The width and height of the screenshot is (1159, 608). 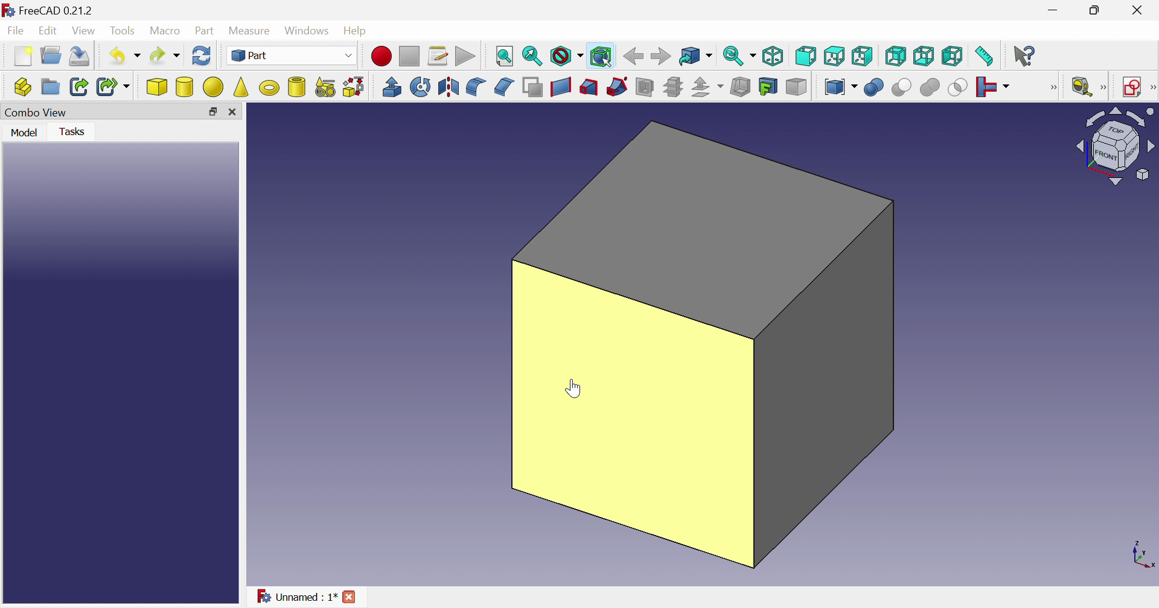 What do you see at coordinates (1051, 87) in the screenshot?
I see `[Boolean]` at bounding box center [1051, 87].